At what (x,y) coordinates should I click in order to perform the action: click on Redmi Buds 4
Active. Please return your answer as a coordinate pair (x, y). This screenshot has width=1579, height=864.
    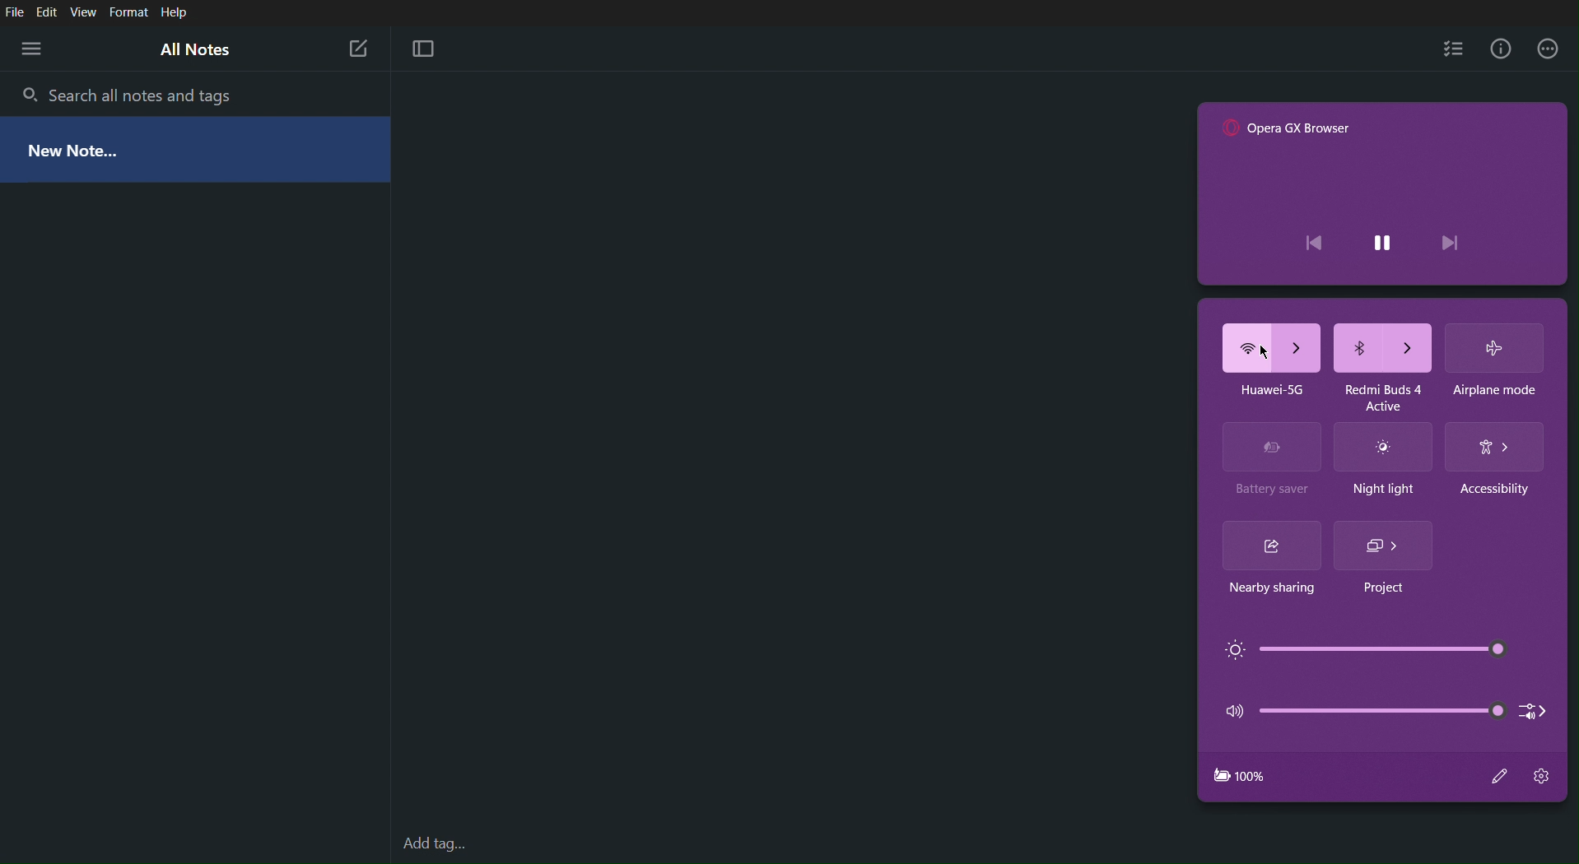
    Looking at the image, I should click on (1382, 392).